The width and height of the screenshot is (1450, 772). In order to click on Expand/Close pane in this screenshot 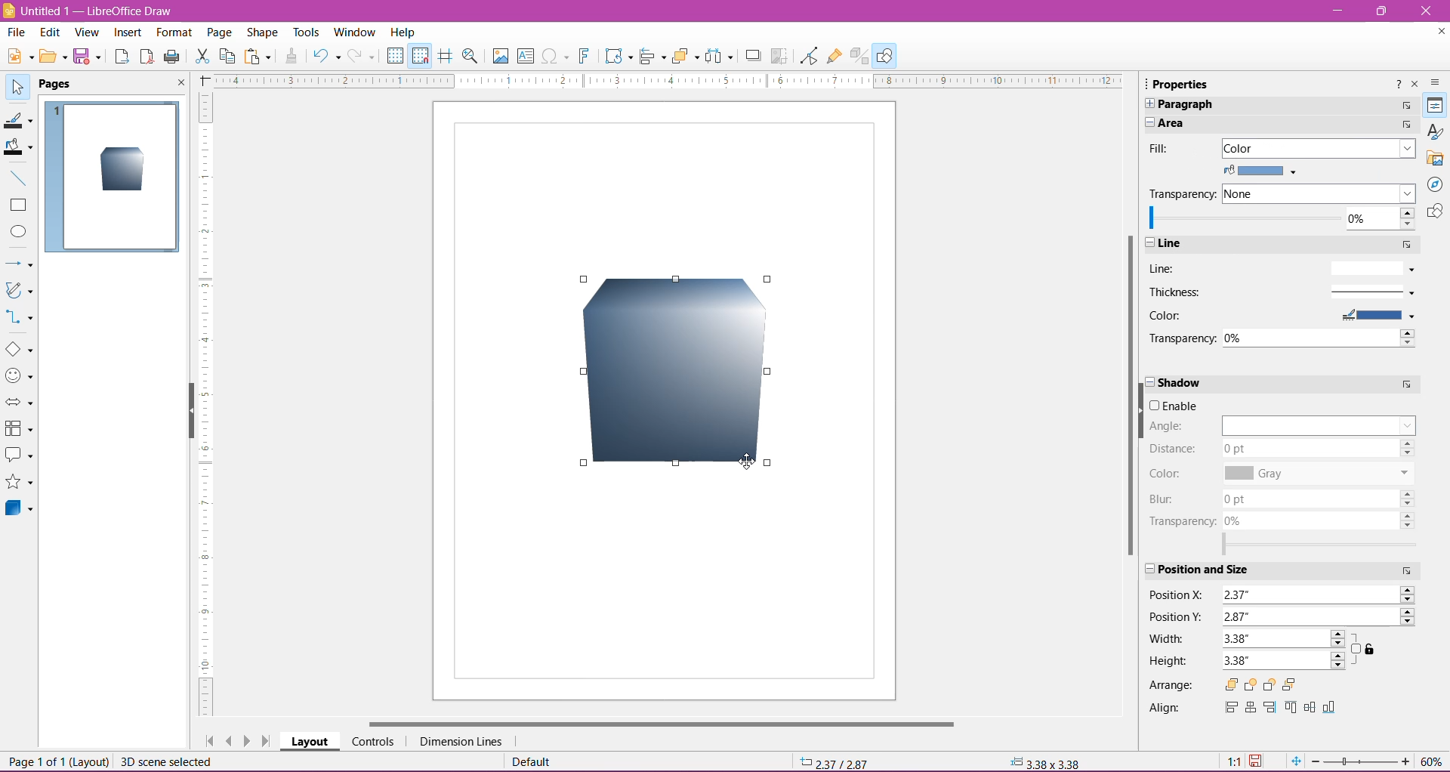, I will do `click(1150, 123)`.